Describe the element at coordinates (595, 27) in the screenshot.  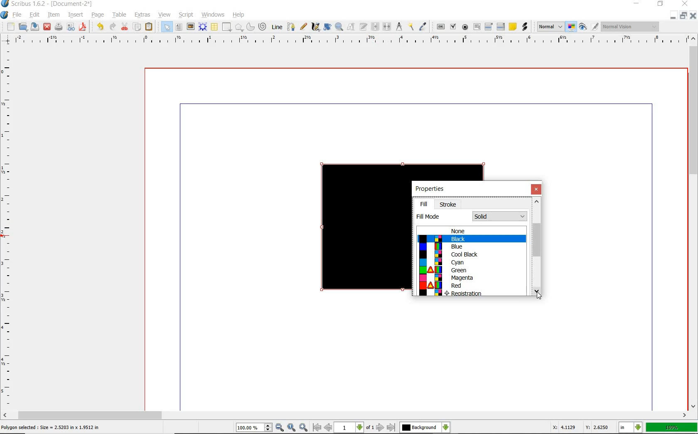
I see `edit in preview mode` at that location.